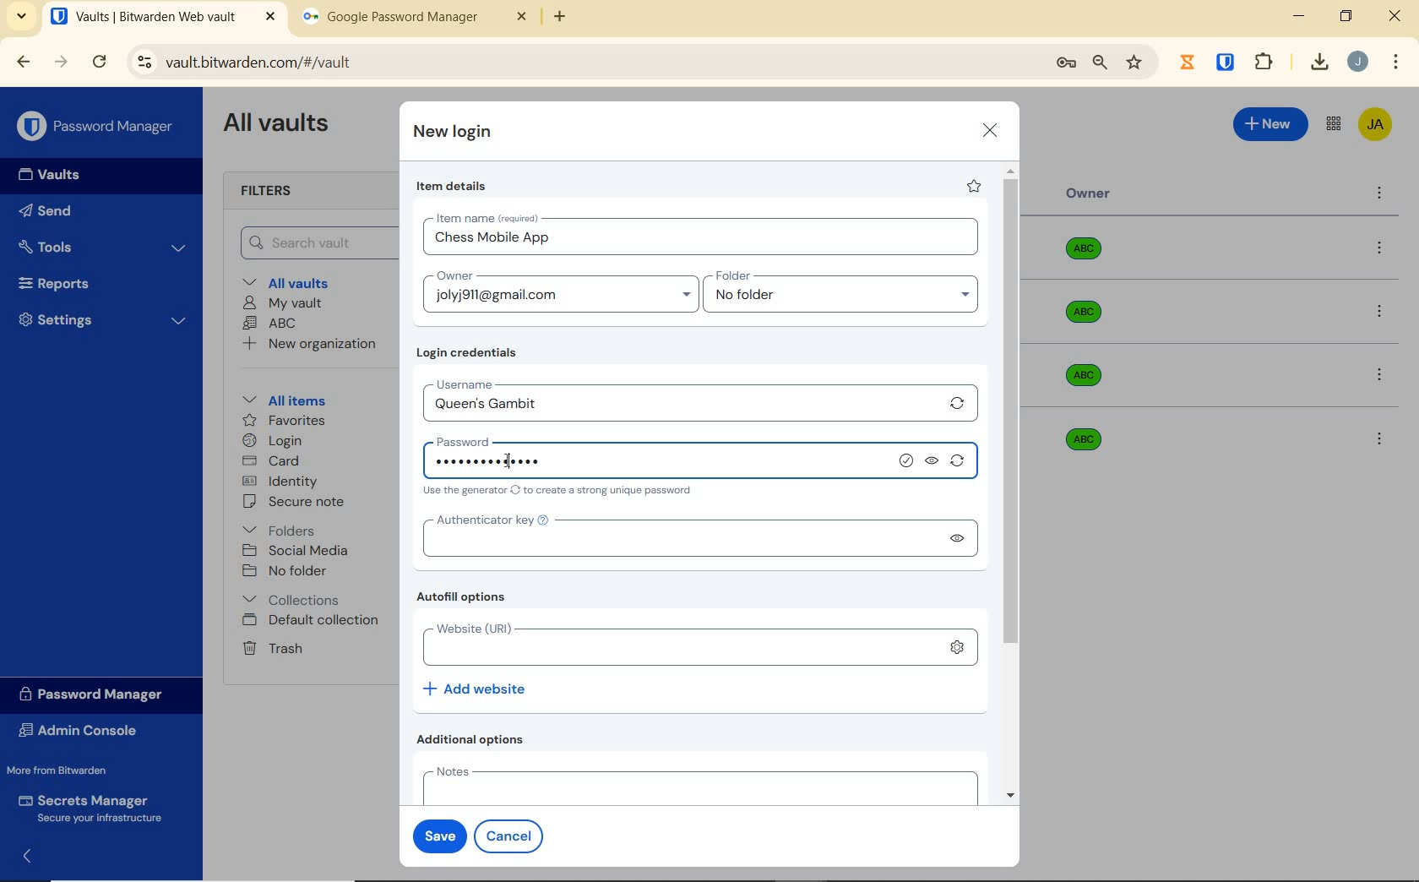  What do you see at coordinates (46, 214) in the screenshot?
I see `Send` at bounding box center [46, 214].